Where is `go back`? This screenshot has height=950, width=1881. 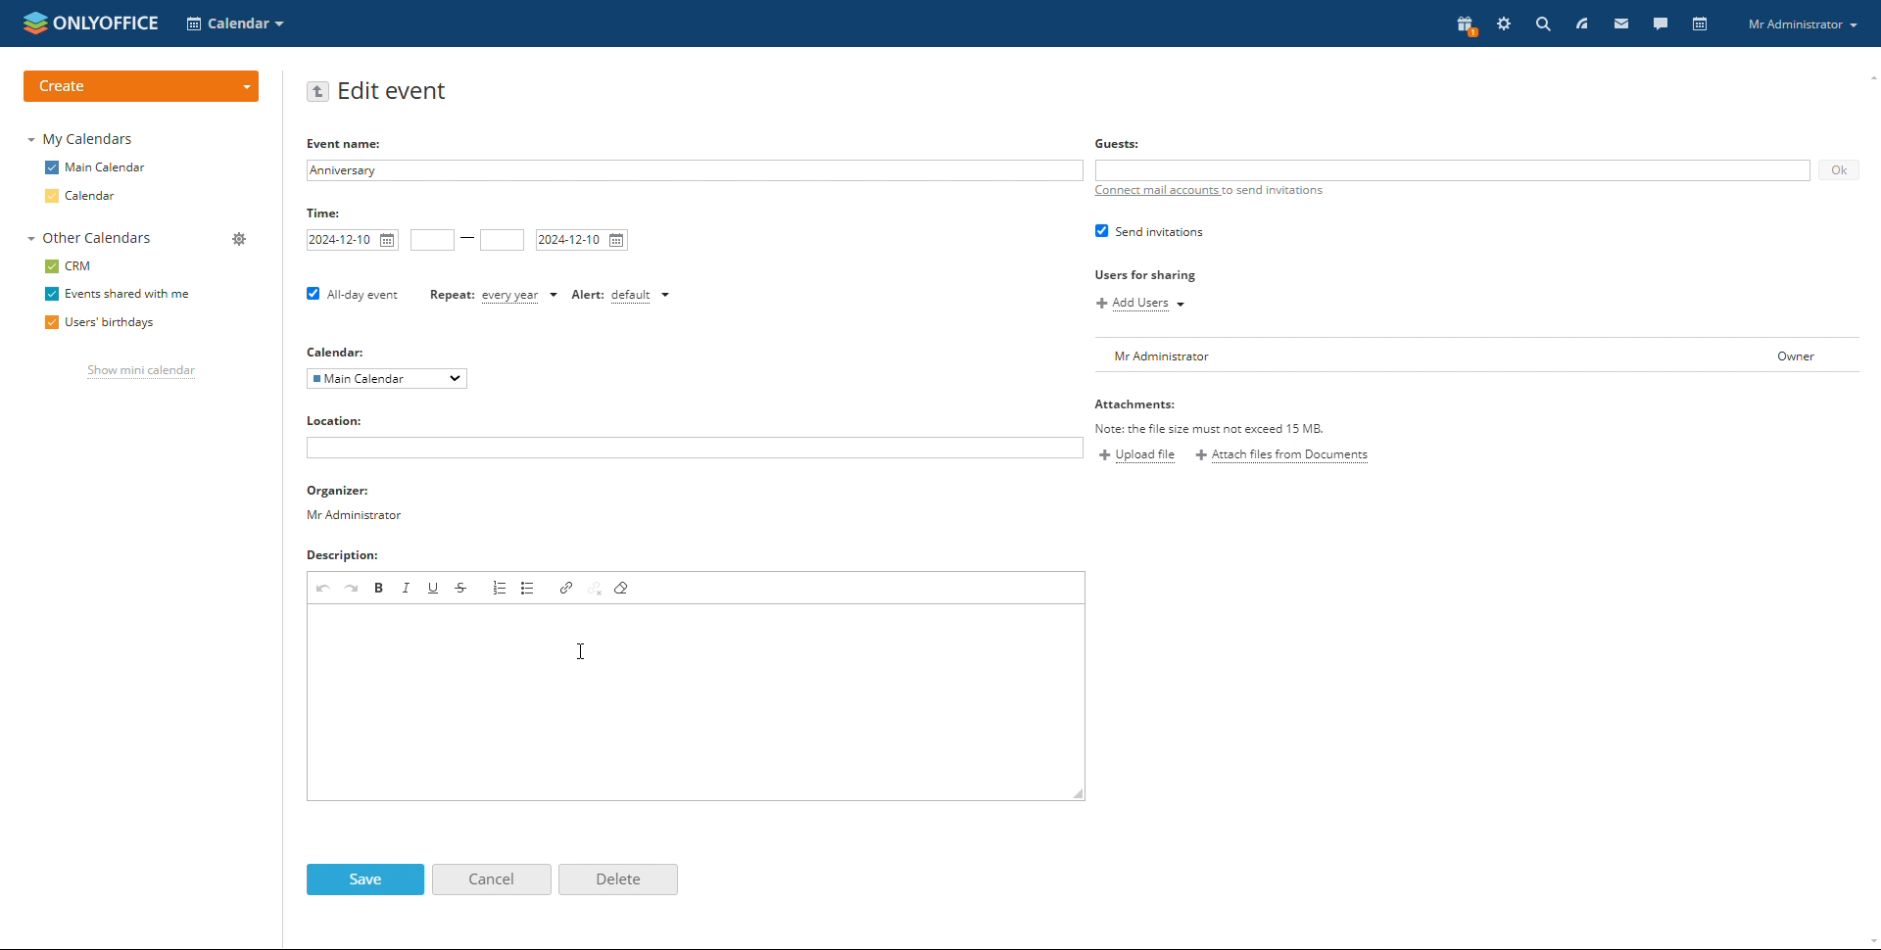
go back is located at coordinates (318, 91).